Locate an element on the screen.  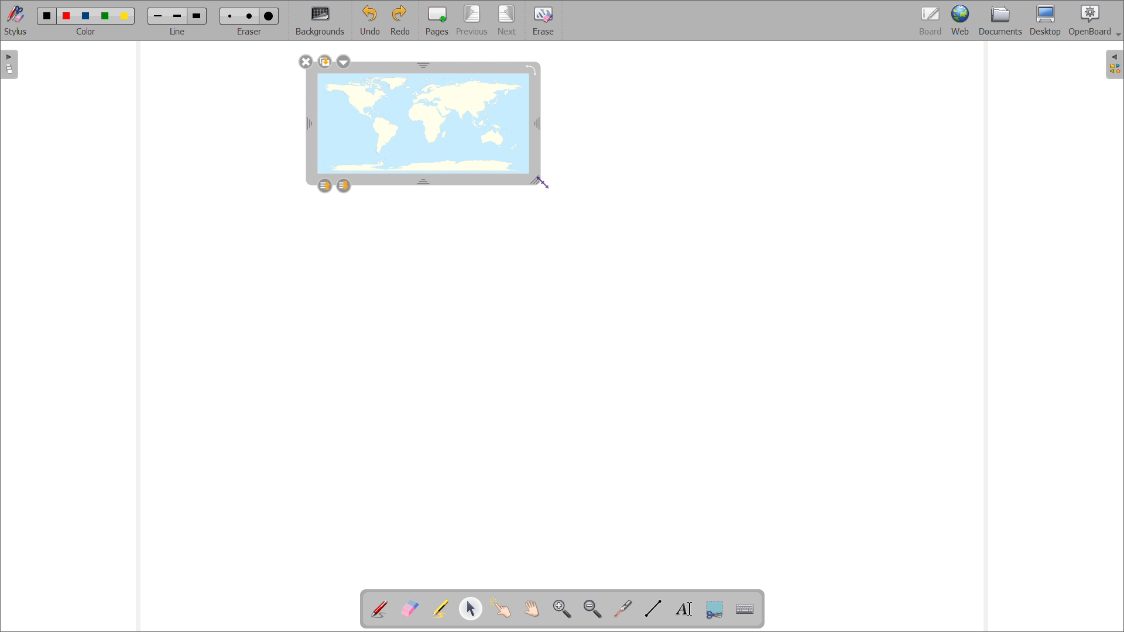
virtual laser pointer is located at coordinates (623, 609).